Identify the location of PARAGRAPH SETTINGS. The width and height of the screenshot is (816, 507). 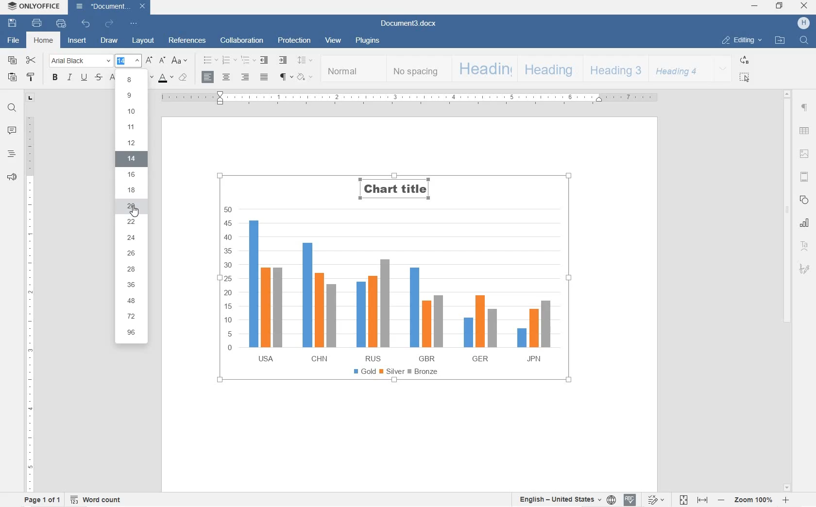
(804, 107).